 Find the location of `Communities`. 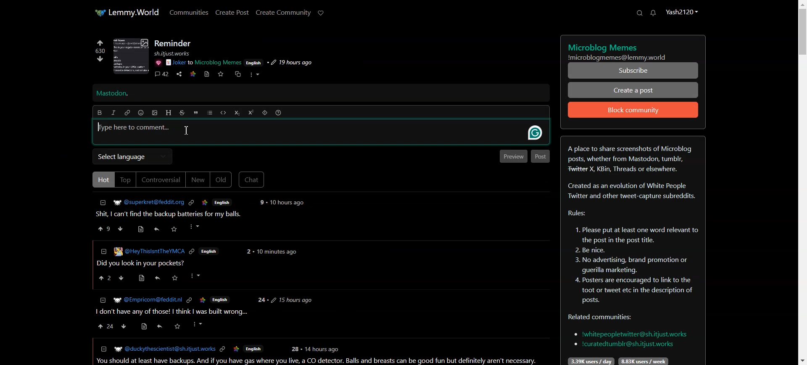

Communities is located at coordinates (189, 12).